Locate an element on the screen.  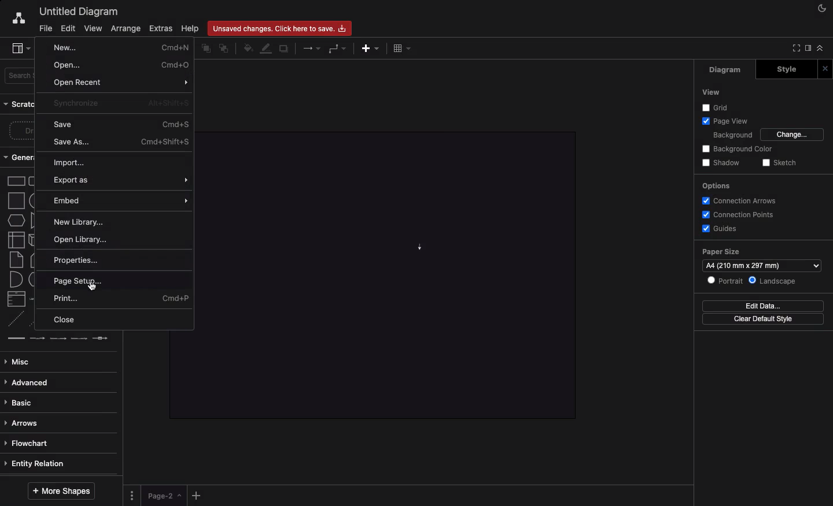
Landscape is located at coordinates (773, 281).